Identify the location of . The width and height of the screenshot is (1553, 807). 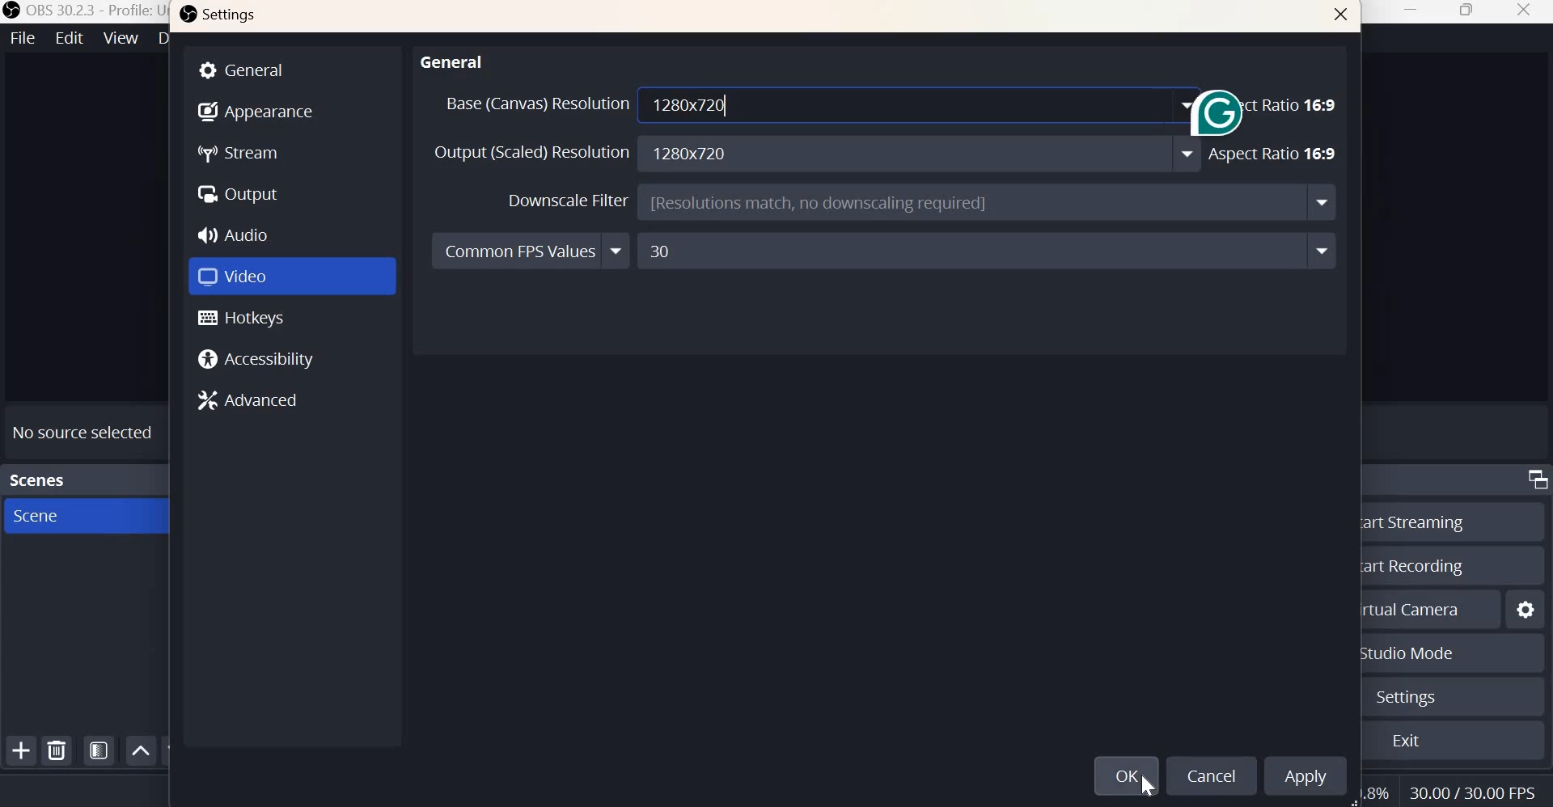
(987, 251).